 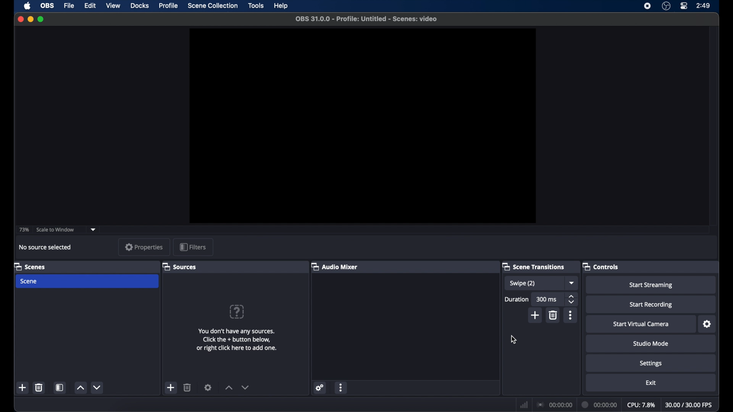 What do you see at coordinates (39, 388) in the screenshot?
I see `delete` at bounding box center [39, 388].